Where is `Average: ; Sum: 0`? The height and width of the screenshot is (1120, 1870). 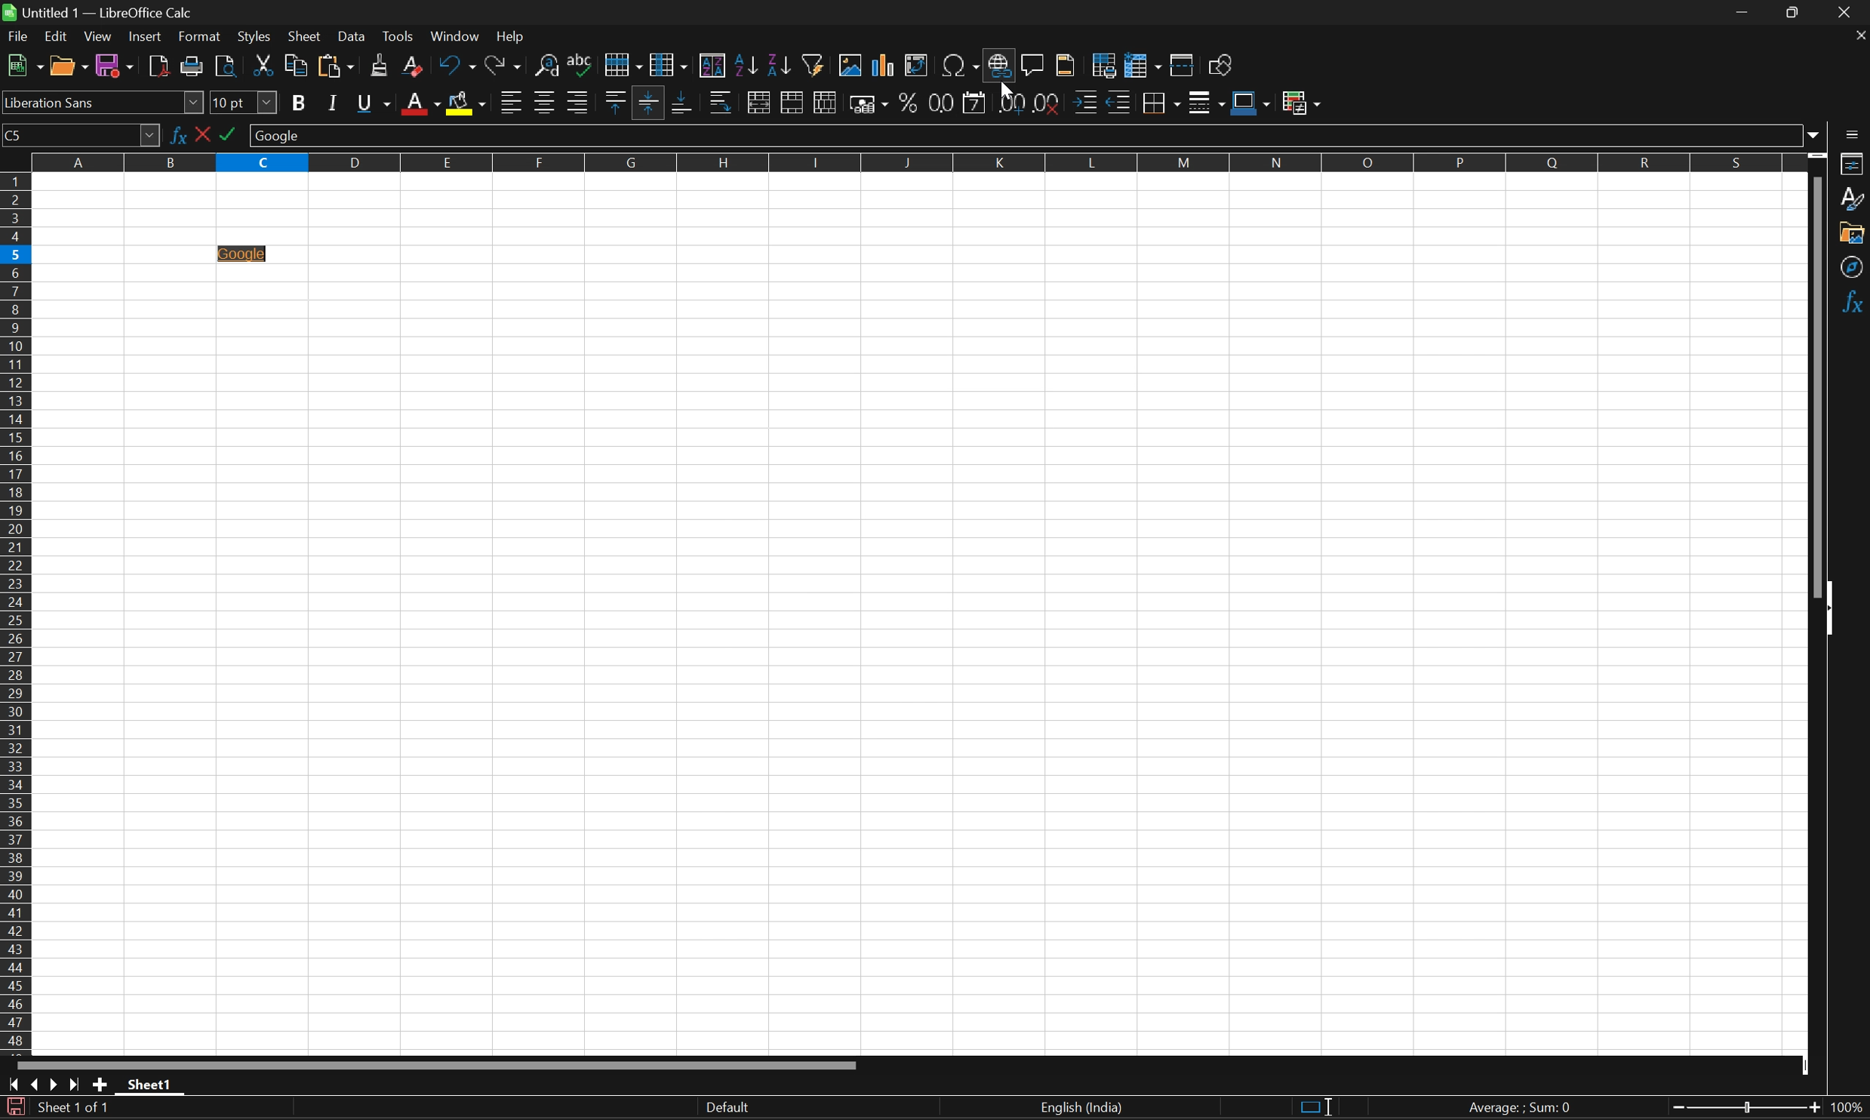
Average: ; Sum: 0 is located at coordinates (1523, 1109).